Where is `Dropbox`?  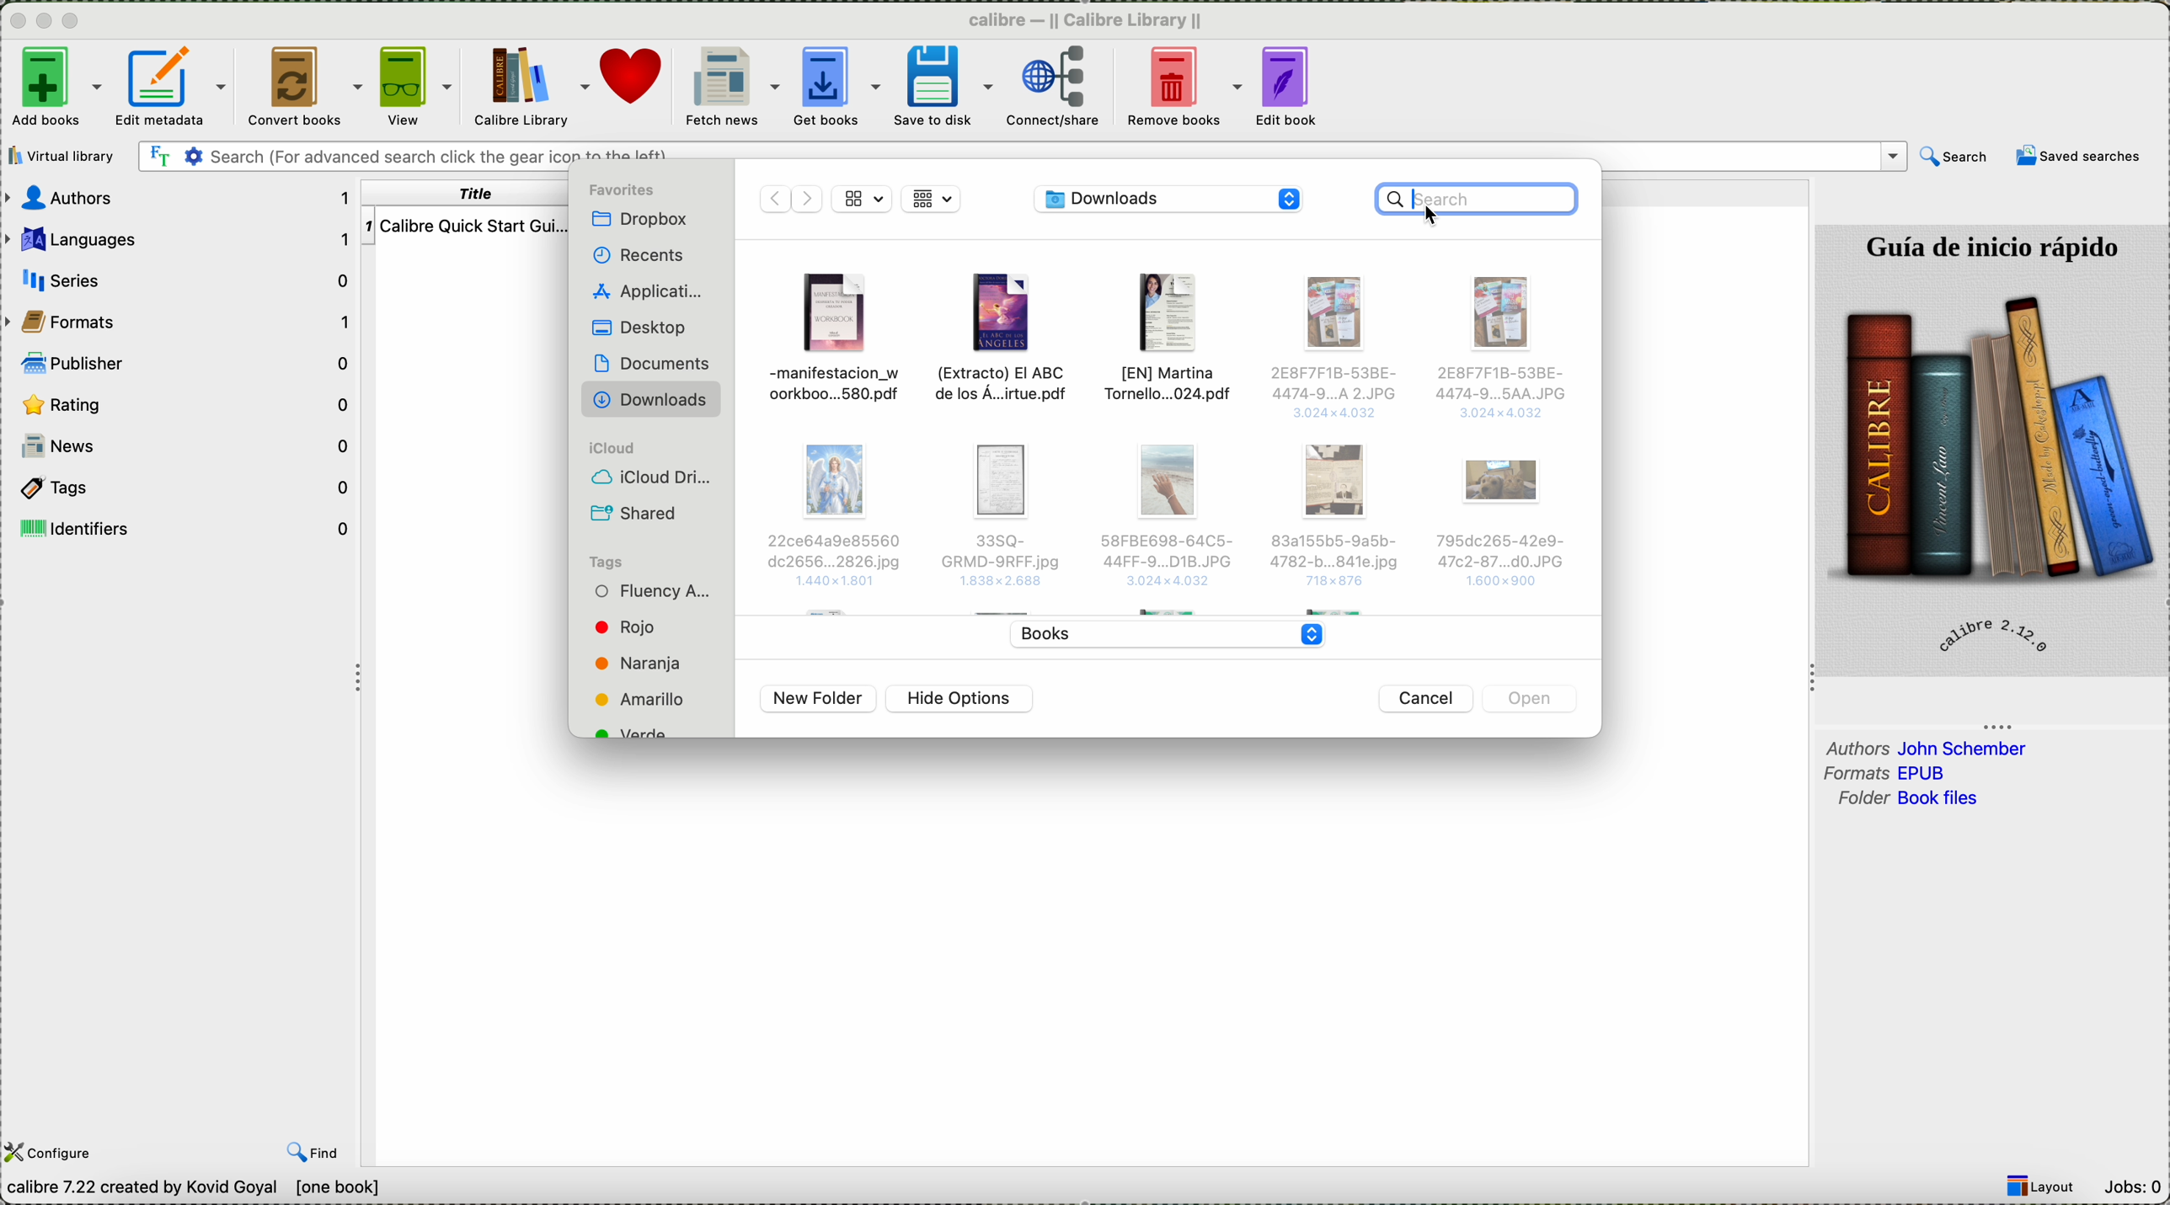
Dropbox is located at coordinates (644, 220).